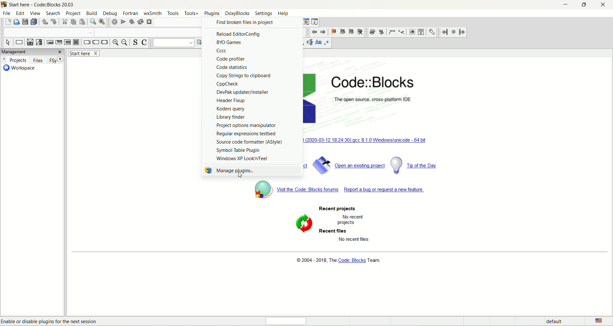  Describe the element at coordinates (16, 23) in the screenshot. I see `open` at that location.